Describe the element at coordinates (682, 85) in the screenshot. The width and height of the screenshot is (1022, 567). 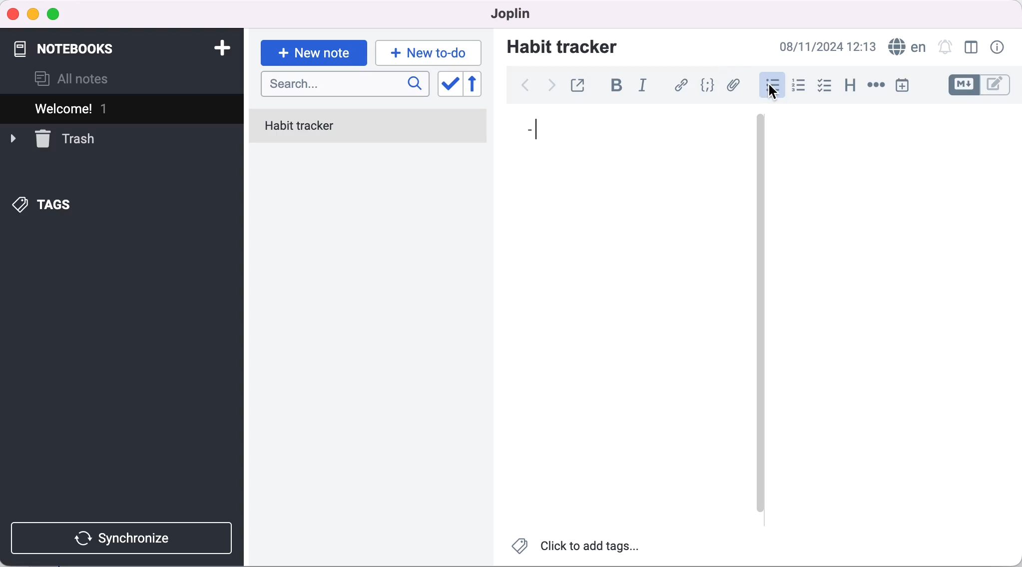
I see `hyperlink` at that location.